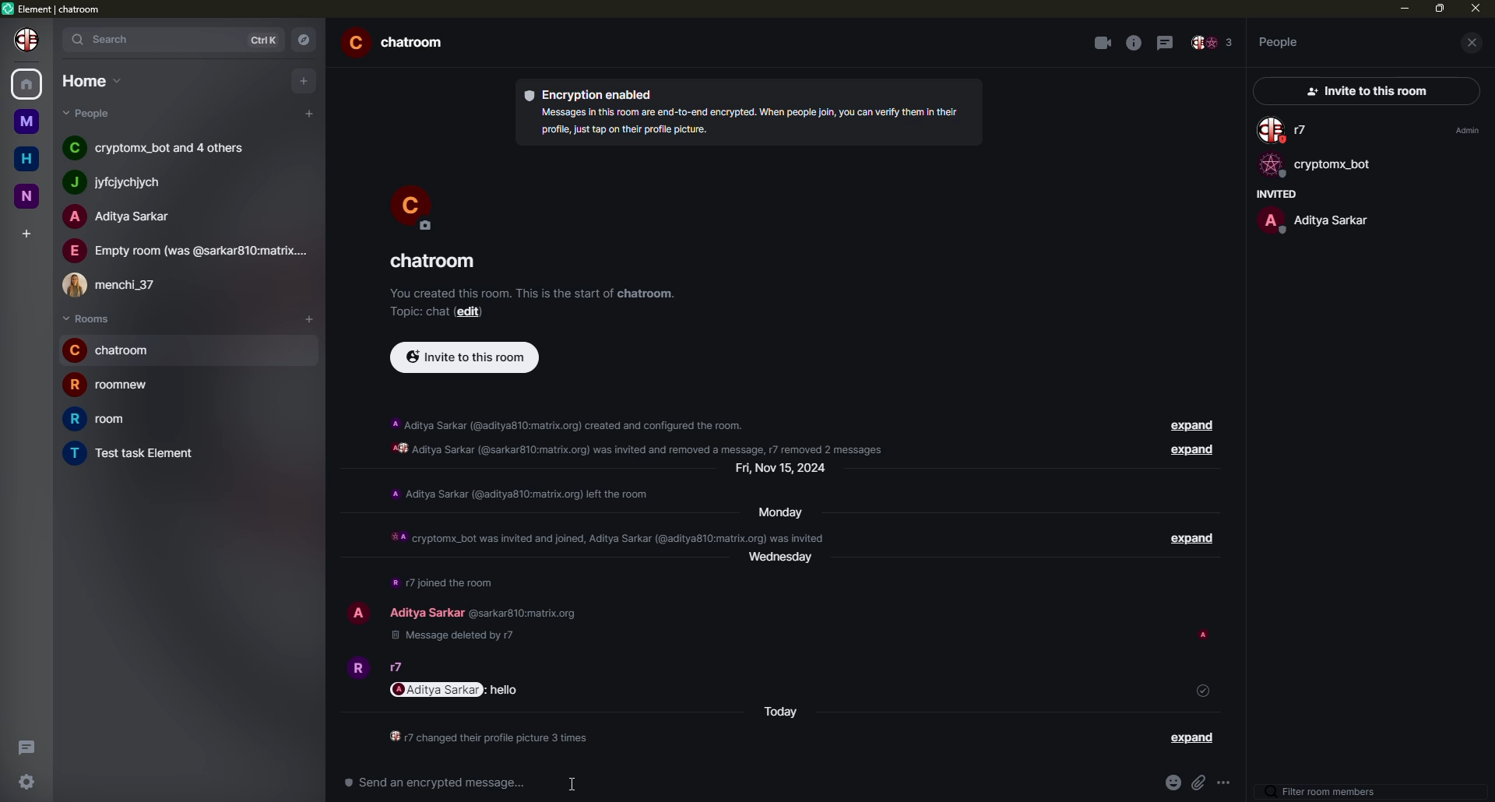 The height and width of the screenshot is (802, 1495). I want to click on people, so click(426, 612).